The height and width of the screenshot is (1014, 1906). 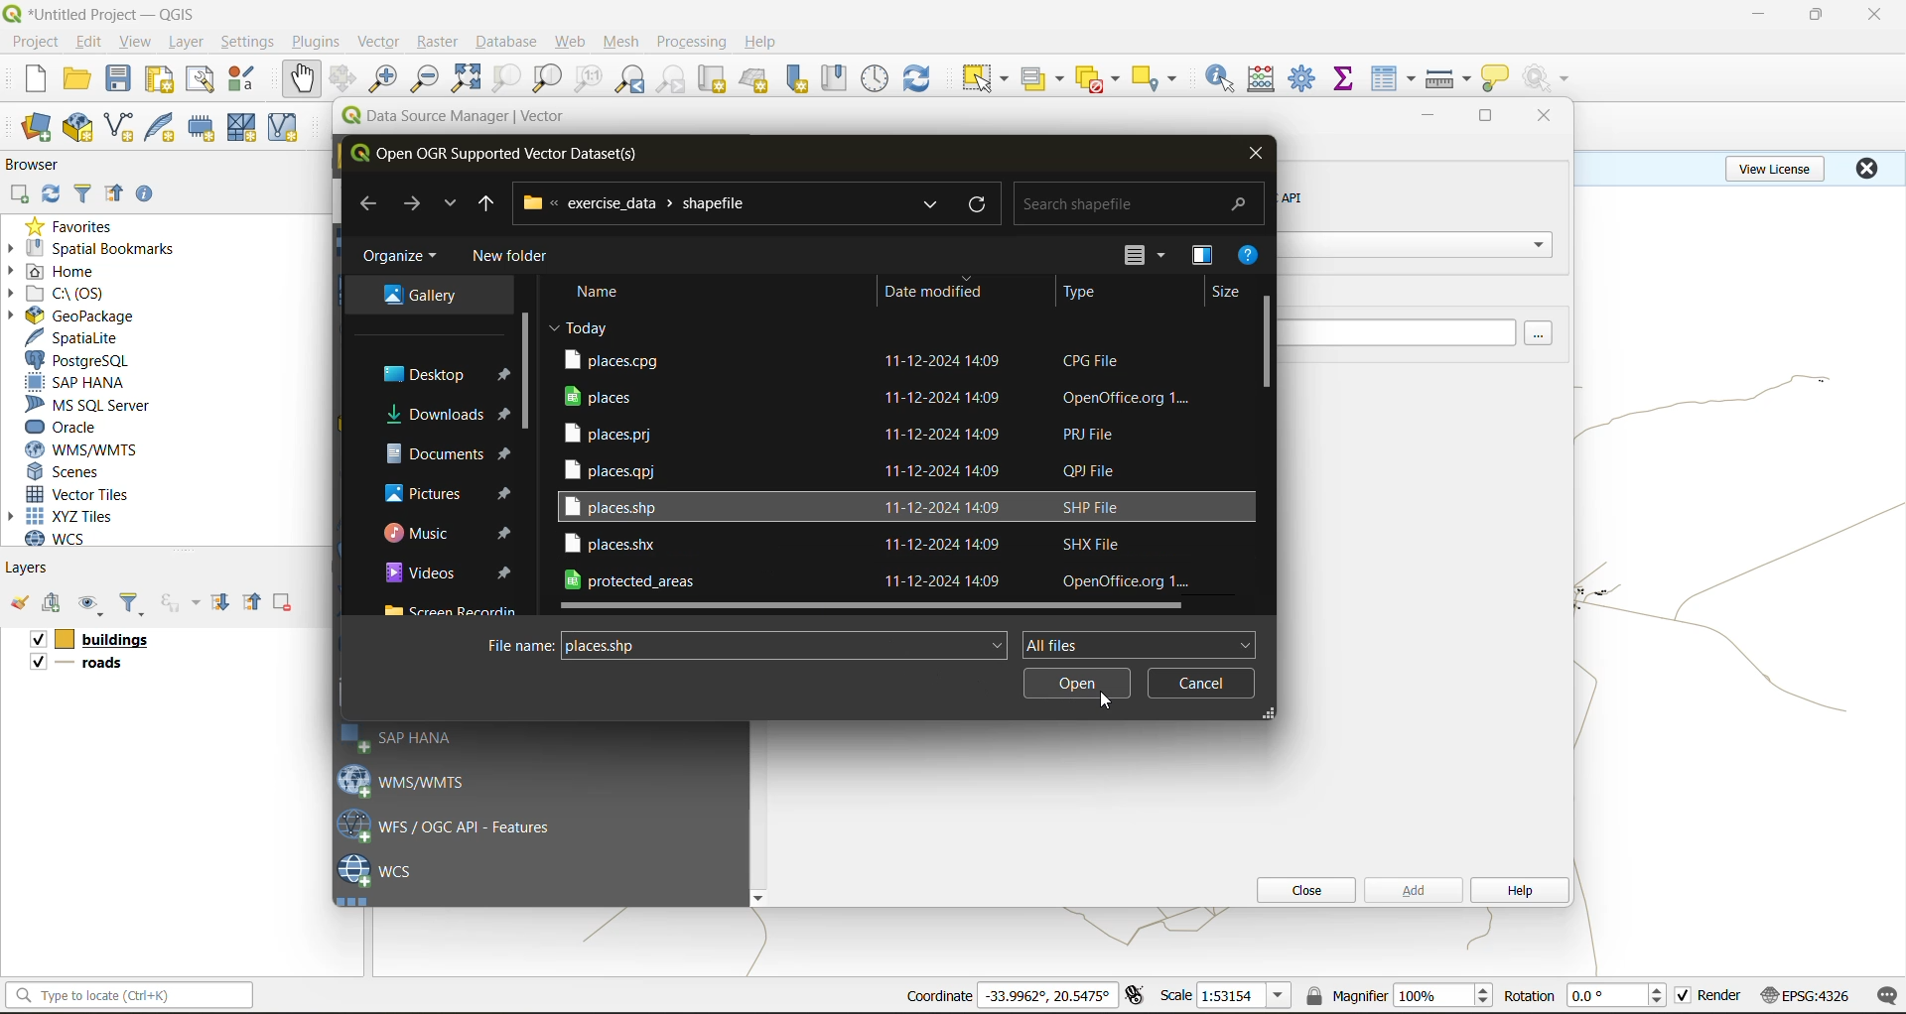 What do you see at coordinates (420, 297) in the screenshot?
I see `folder explorer` at bounding box center [420, 297].